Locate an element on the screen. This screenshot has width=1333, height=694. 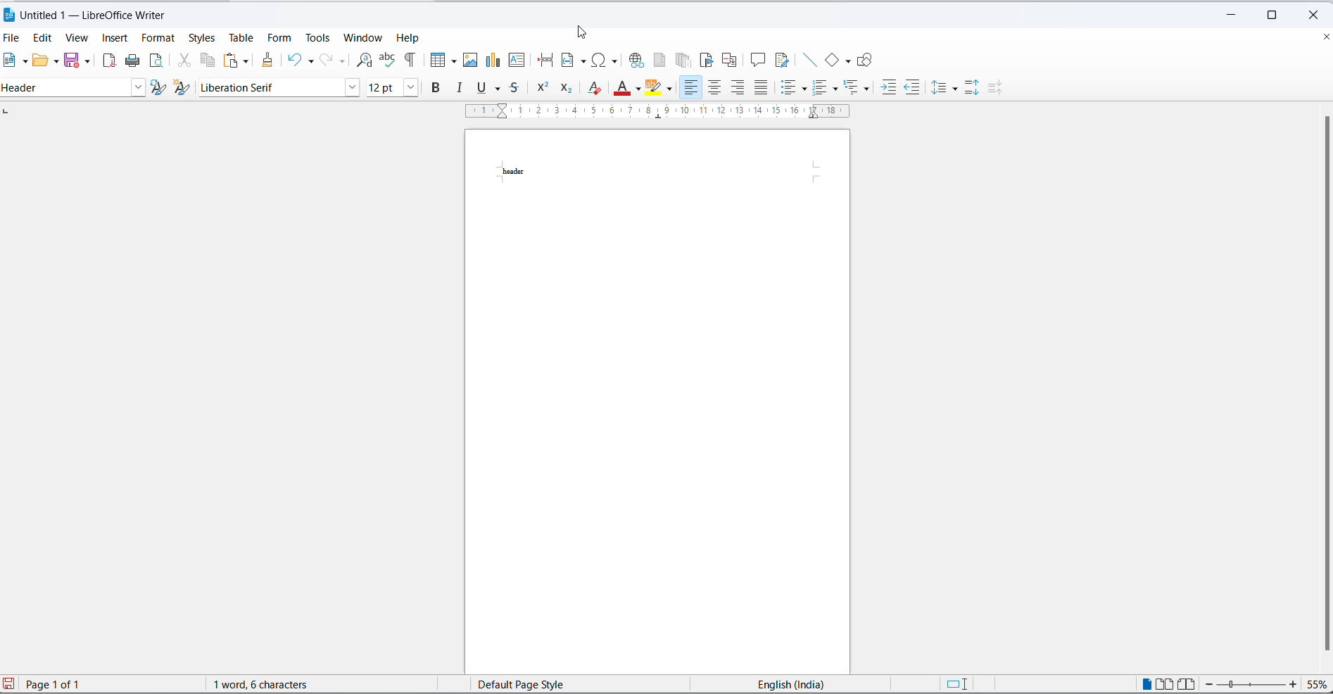
toggle formatting marks is located at coordinates (412, 60).